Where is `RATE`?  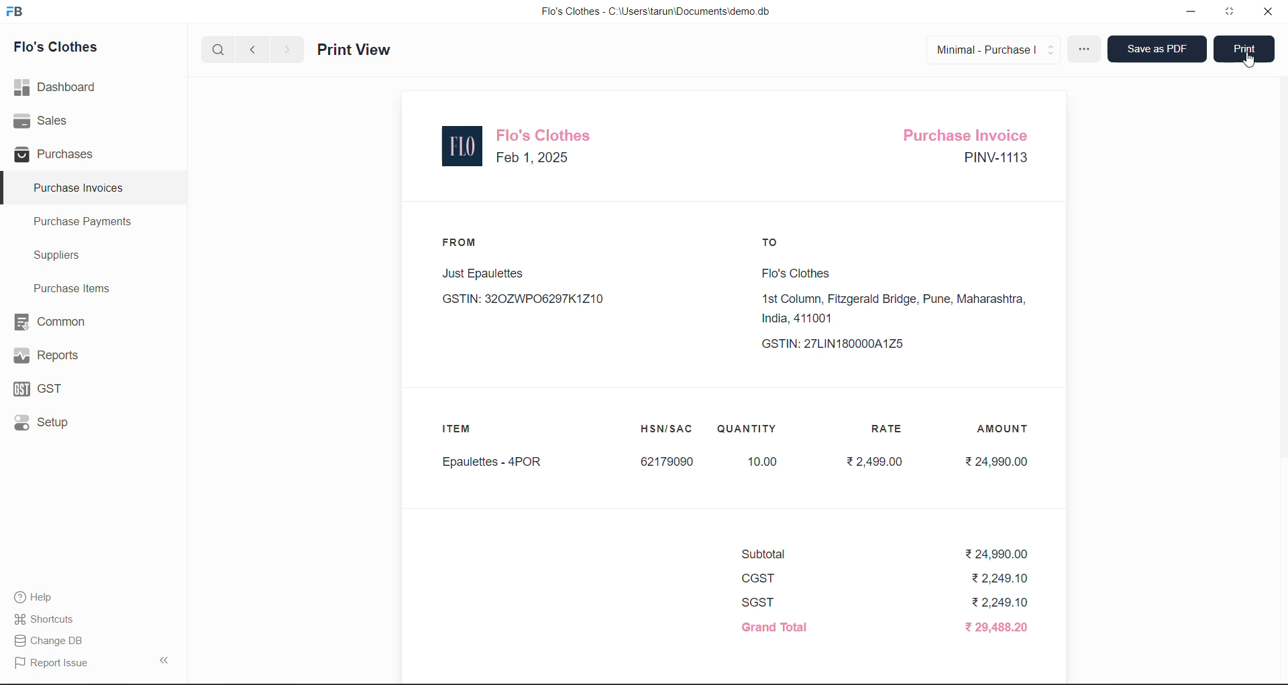 RATE is located at coordinates (890, 427).